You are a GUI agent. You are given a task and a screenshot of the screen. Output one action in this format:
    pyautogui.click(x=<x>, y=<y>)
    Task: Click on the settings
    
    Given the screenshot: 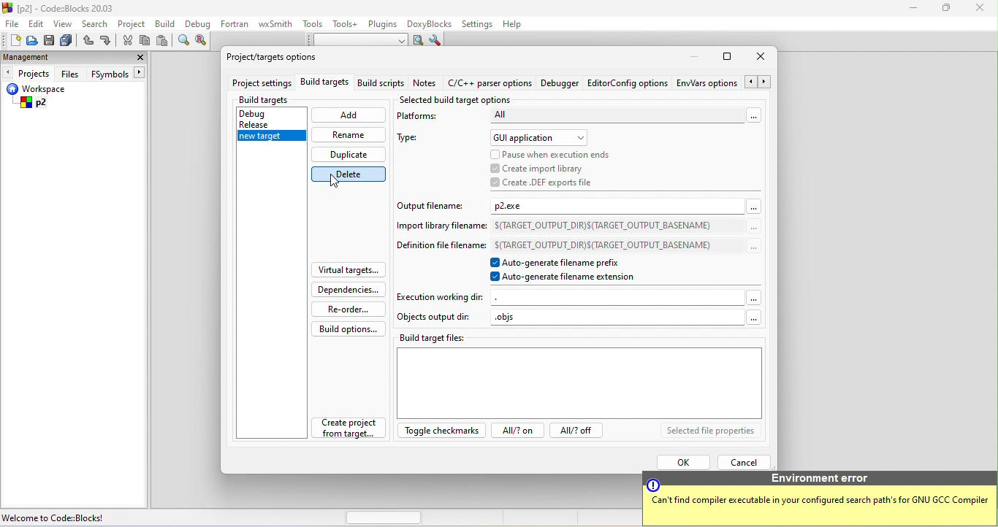 What is the action you would take?
    pyautogui.click(x=479, y=23)
    